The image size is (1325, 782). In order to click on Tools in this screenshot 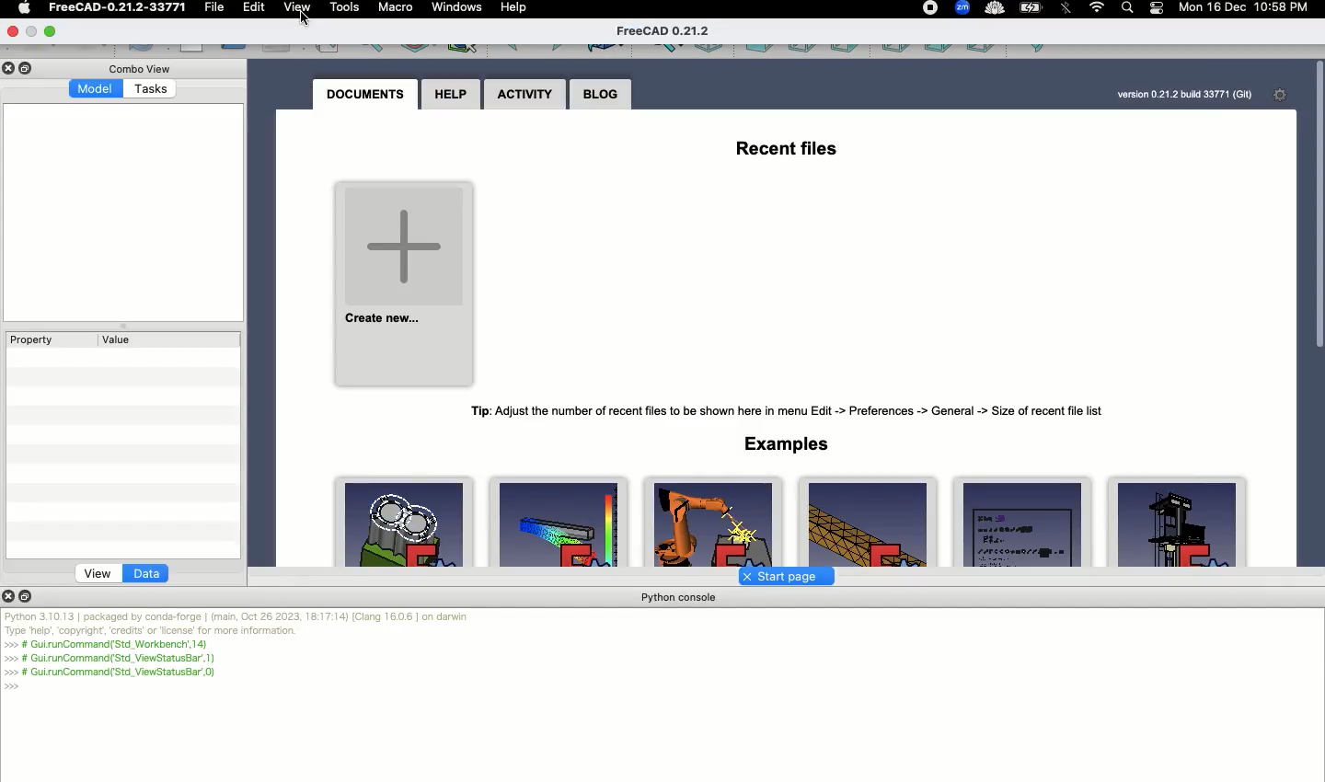, I will do `click(346, 7)`.